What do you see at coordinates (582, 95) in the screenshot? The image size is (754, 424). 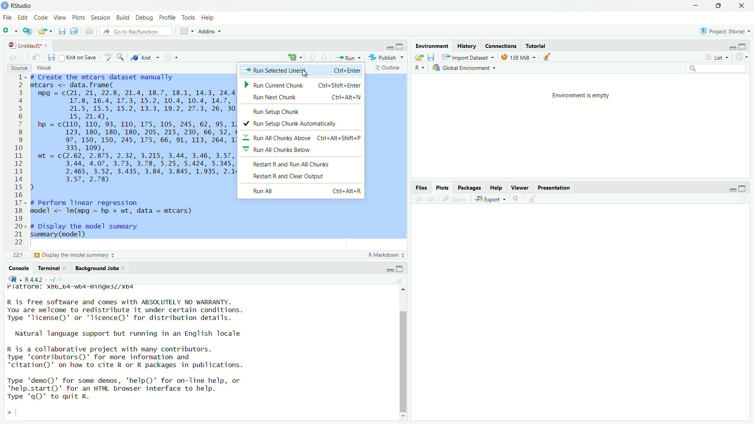 I see `Environment is empty` at bounding box center [582, 95].